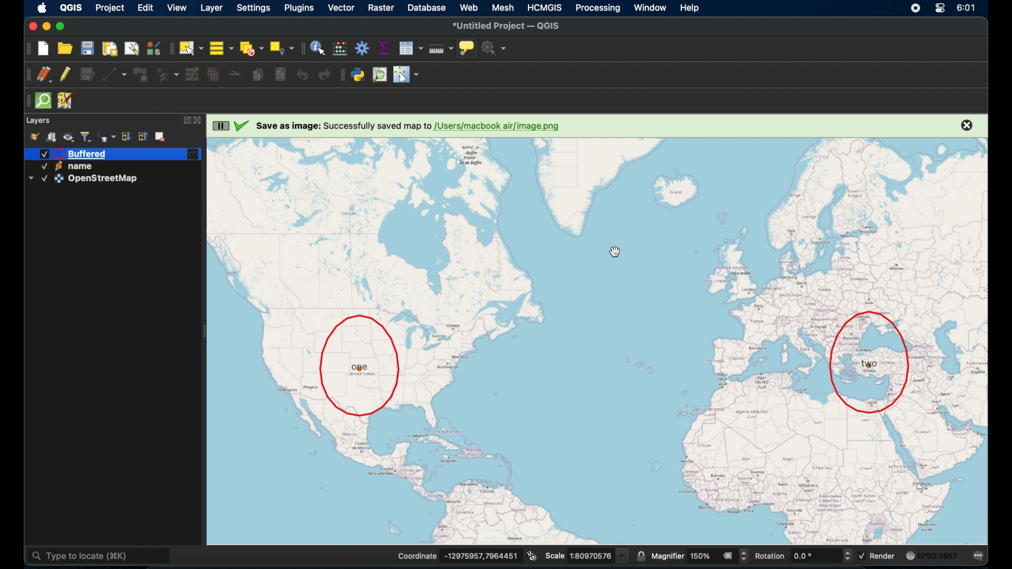 Image resolution: width=1012 pixels, height=569 pixels. What do you see at coordinates (283, 47) in the screenshot?
I see `select by location` at bounding box center [283, 47].